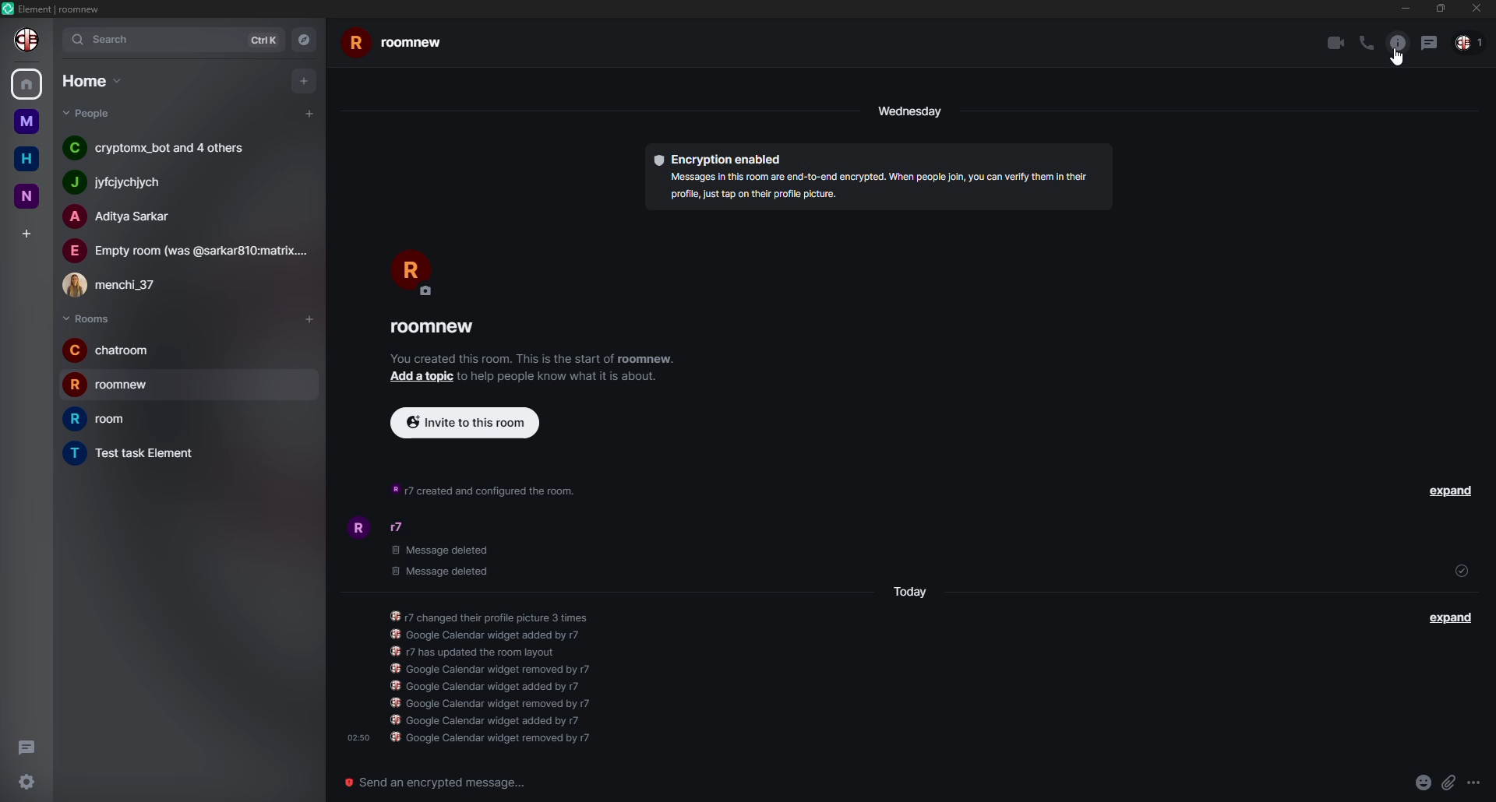 This screenshot has width=1496, height=802. What do you see at coordinates (309, 318) in the screenshot?
I see `add` at bounding box center [309, 318].